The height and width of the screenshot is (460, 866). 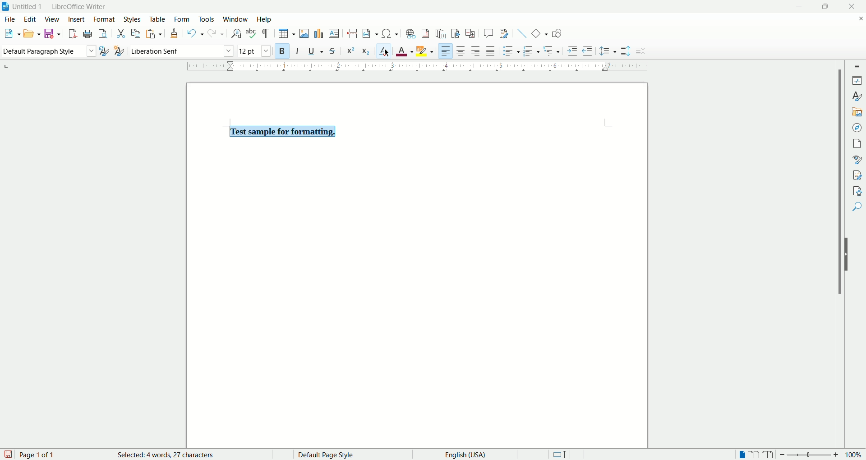 I want to click on properties, so click(x=856, y=80).